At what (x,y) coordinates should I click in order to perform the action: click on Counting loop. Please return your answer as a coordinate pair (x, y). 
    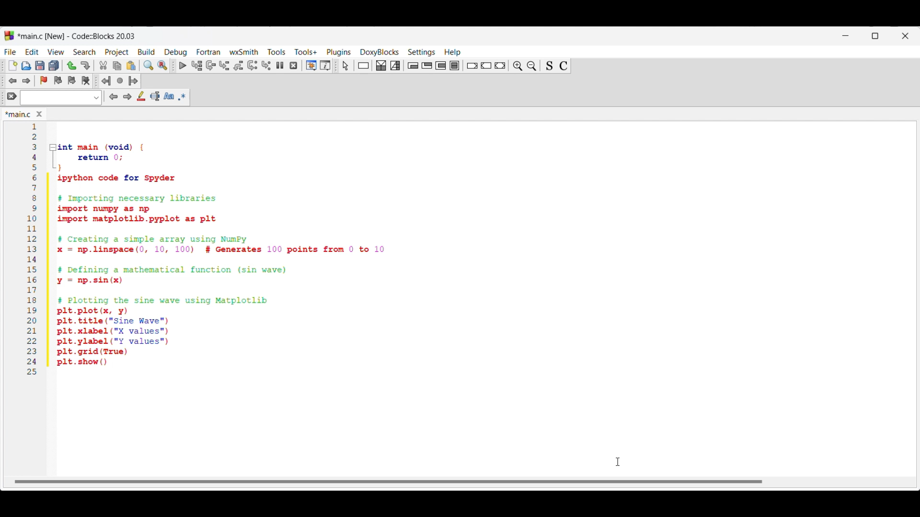
    Looking at the image, I should click on (440, 66).